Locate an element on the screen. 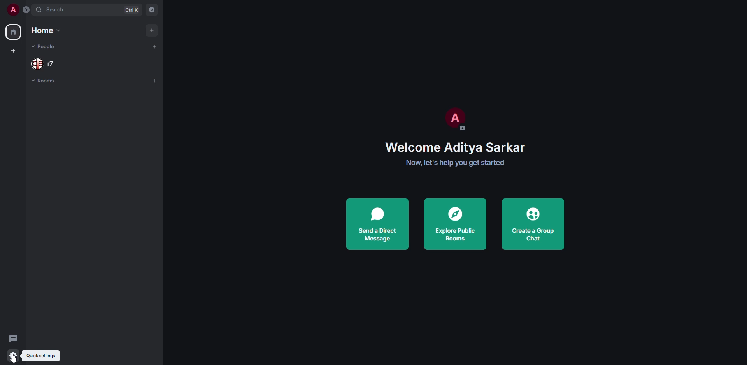  cursor is located at coordinates (14, 359).